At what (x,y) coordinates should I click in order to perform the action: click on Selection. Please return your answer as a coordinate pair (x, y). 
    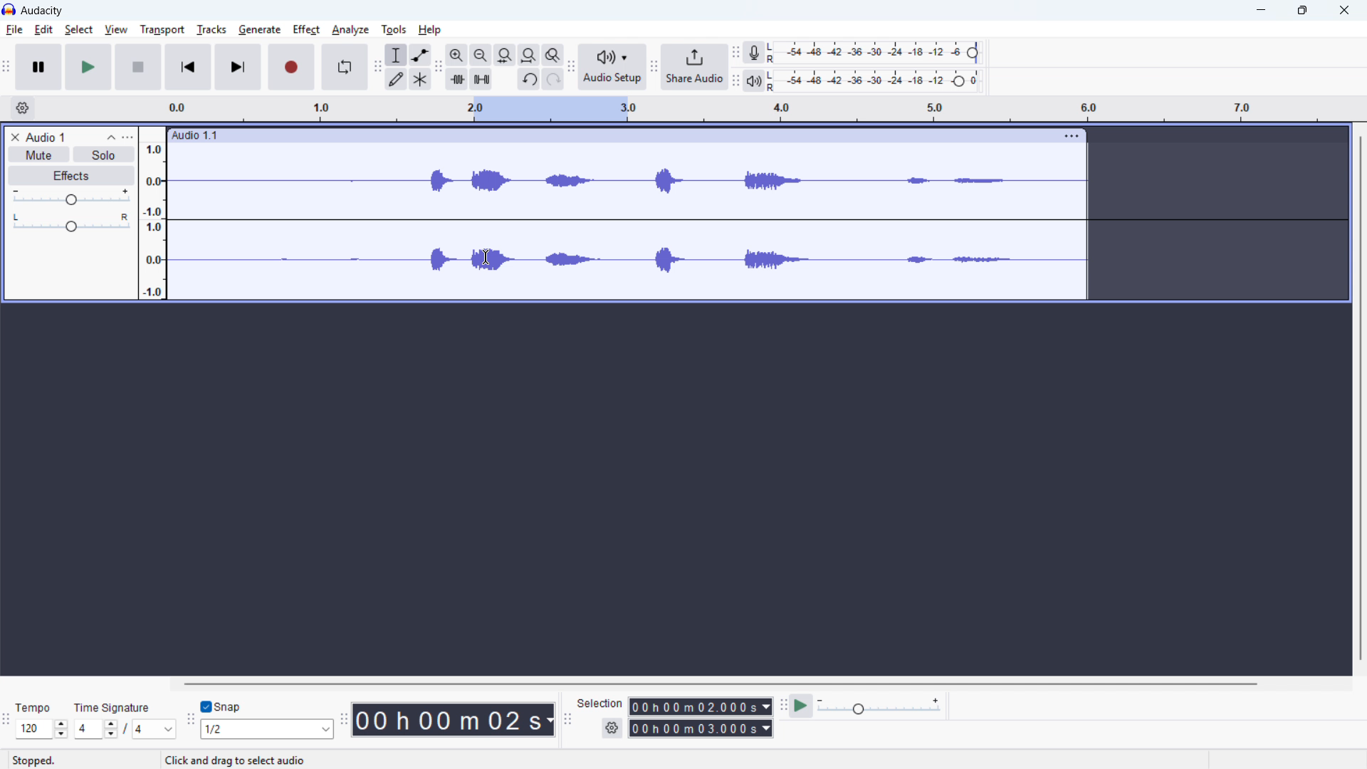
    Looking at the image, I should click on (601, 703).